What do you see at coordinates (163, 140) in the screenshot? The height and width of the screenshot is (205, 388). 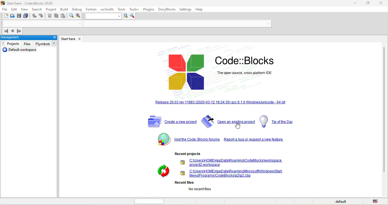 I see `image` at bounding box center [163, 140].